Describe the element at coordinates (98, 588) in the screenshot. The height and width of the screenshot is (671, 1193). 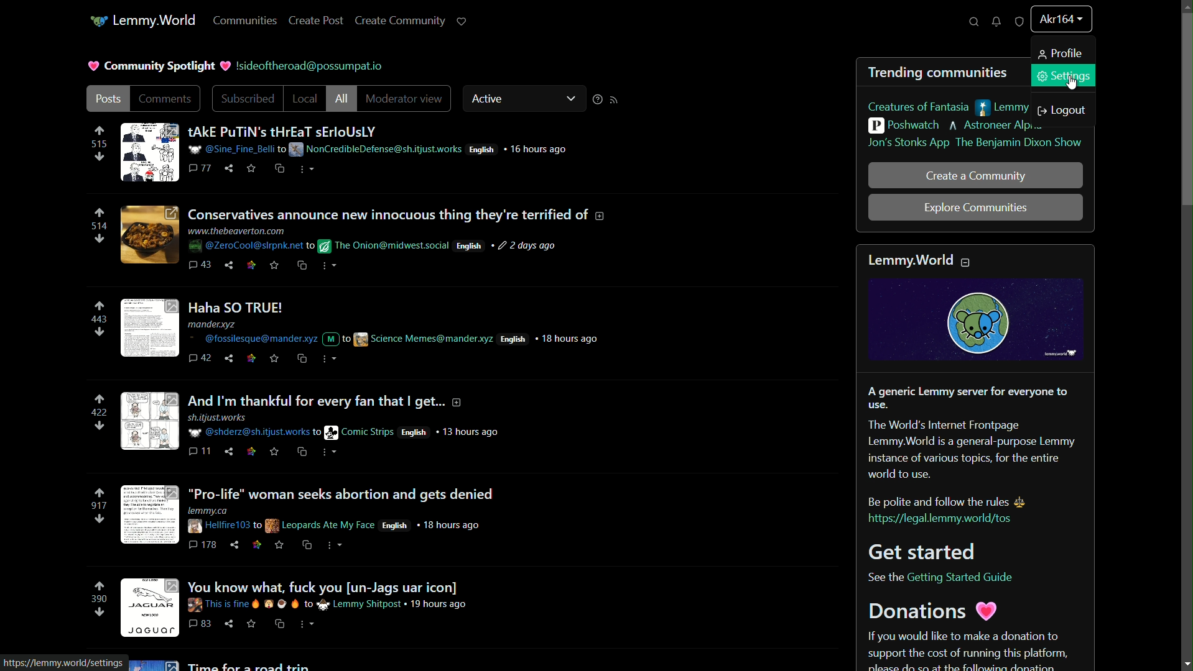
I see `upvote` at that location.